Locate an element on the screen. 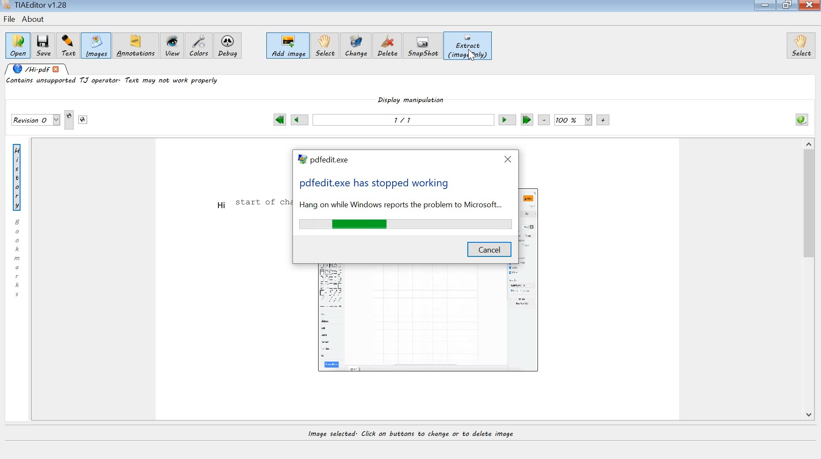 Image resolution: width=821 pixels, height=459 pixels. text is located at coordinates (66, 44).